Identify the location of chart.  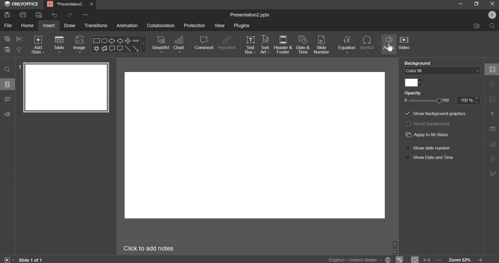
(179, 44).